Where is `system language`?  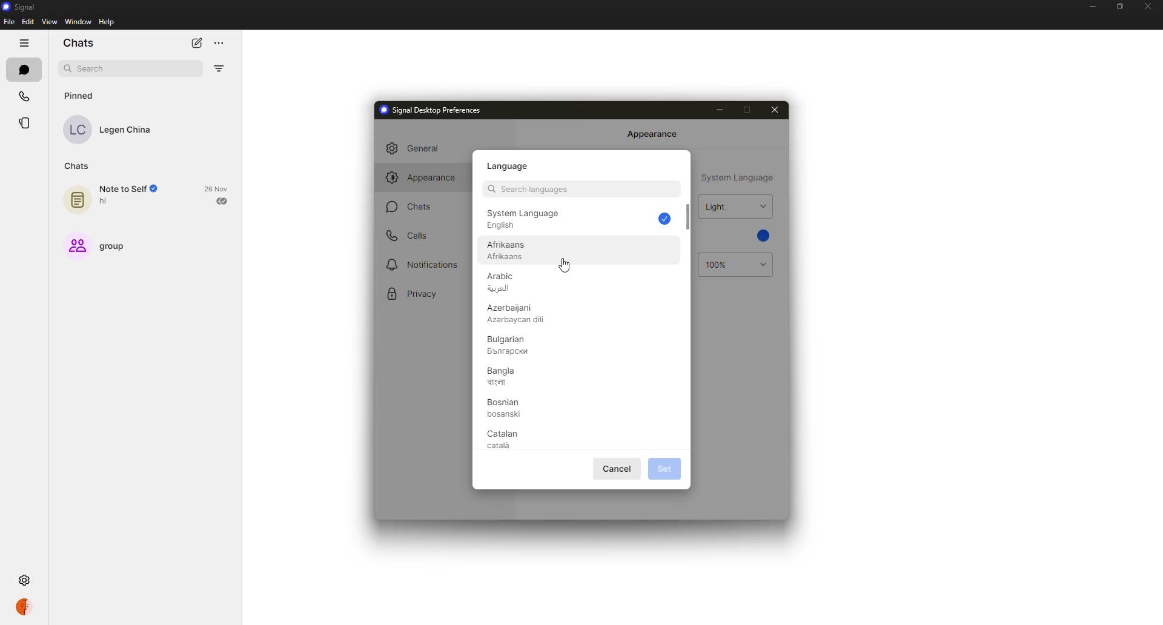 system language is located at coordinates (738, 177).